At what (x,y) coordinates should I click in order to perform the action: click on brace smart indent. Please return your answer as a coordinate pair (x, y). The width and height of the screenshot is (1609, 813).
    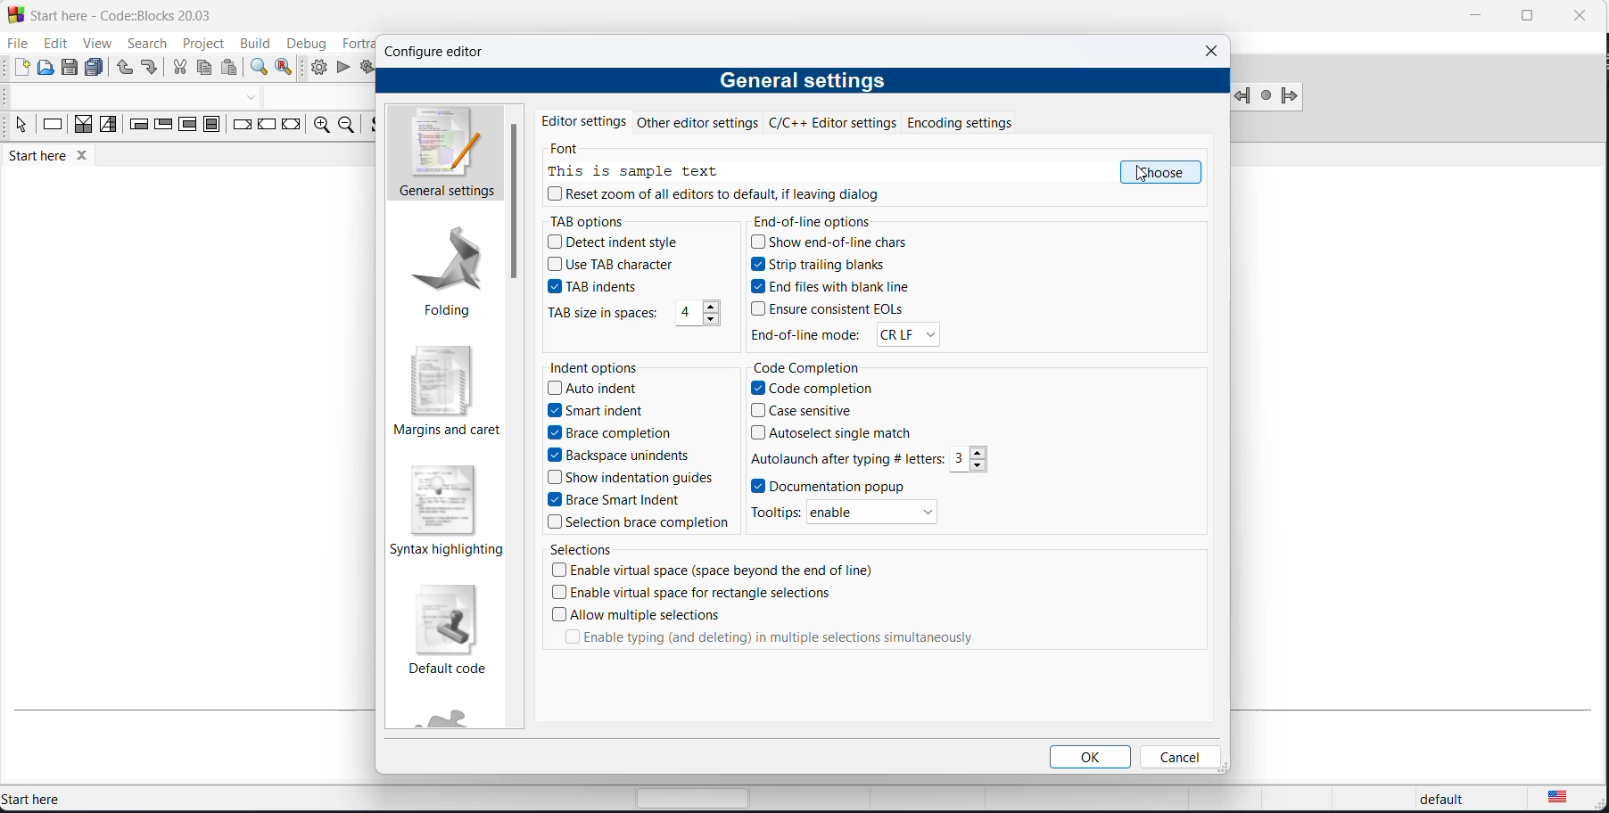
    Looking at the image, I should click on (620, 502).